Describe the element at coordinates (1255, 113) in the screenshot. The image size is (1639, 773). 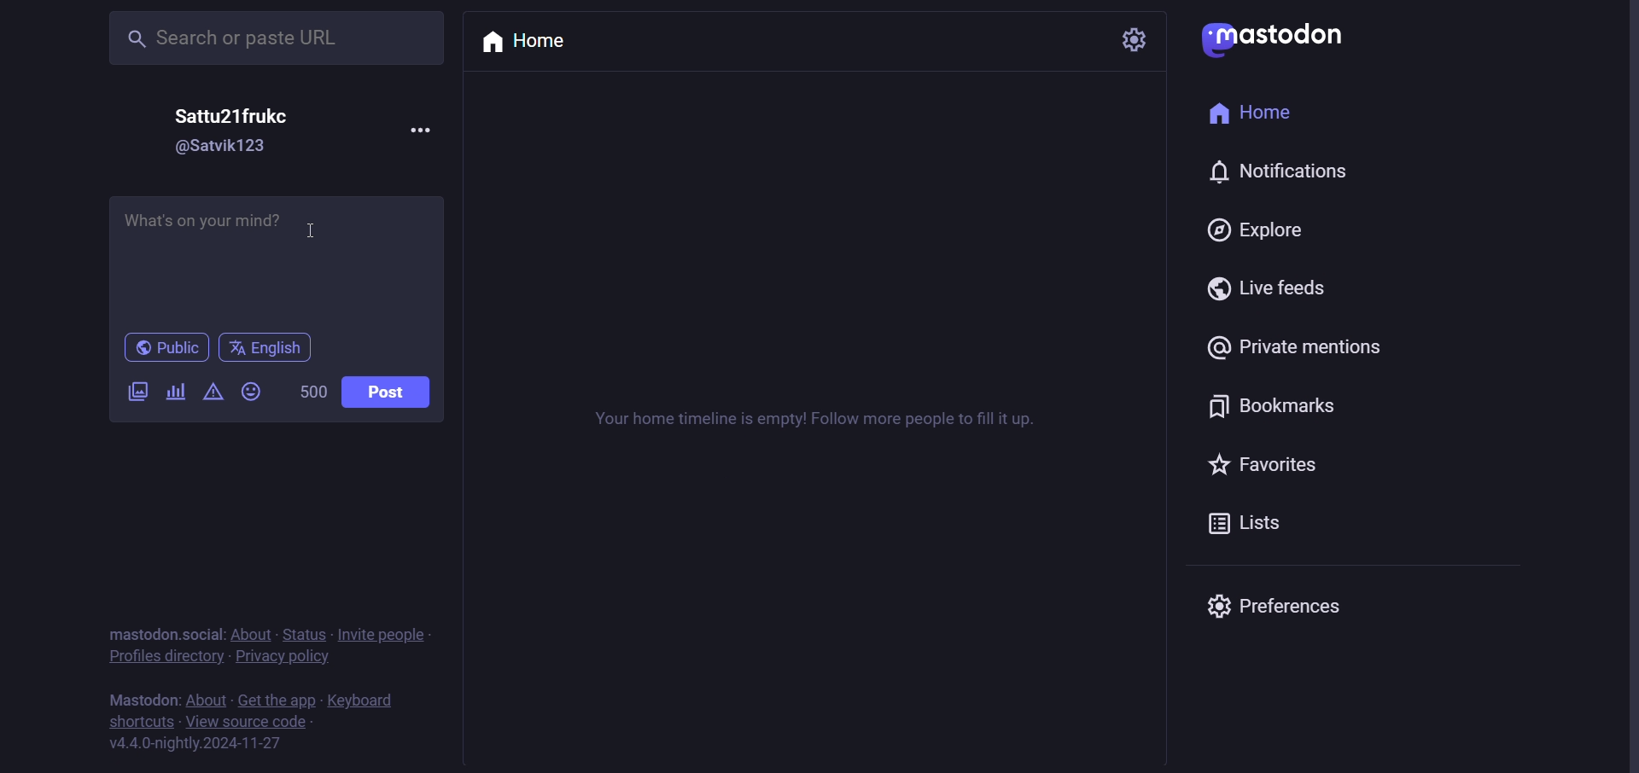
I see `home` at that location.